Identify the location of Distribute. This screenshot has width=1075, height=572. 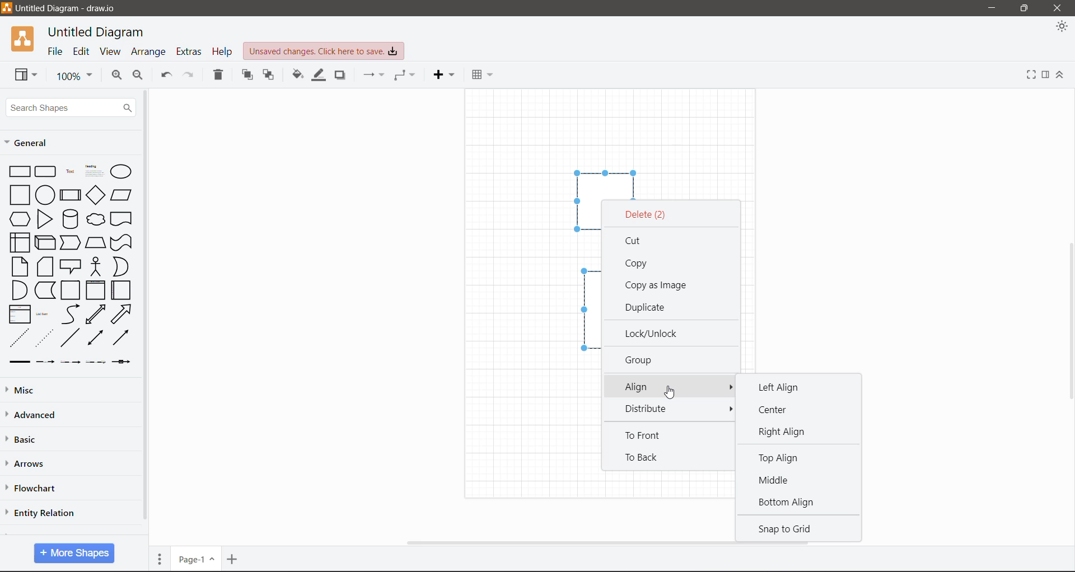
(654, 409).